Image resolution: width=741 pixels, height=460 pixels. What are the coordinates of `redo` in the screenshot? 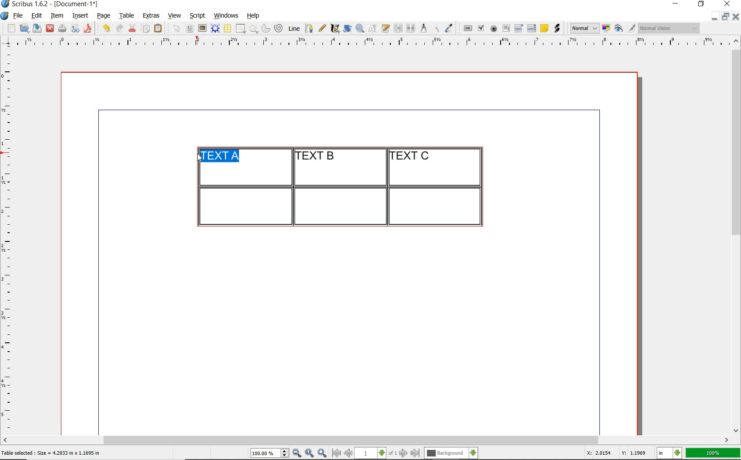 It's located at (119, 27).